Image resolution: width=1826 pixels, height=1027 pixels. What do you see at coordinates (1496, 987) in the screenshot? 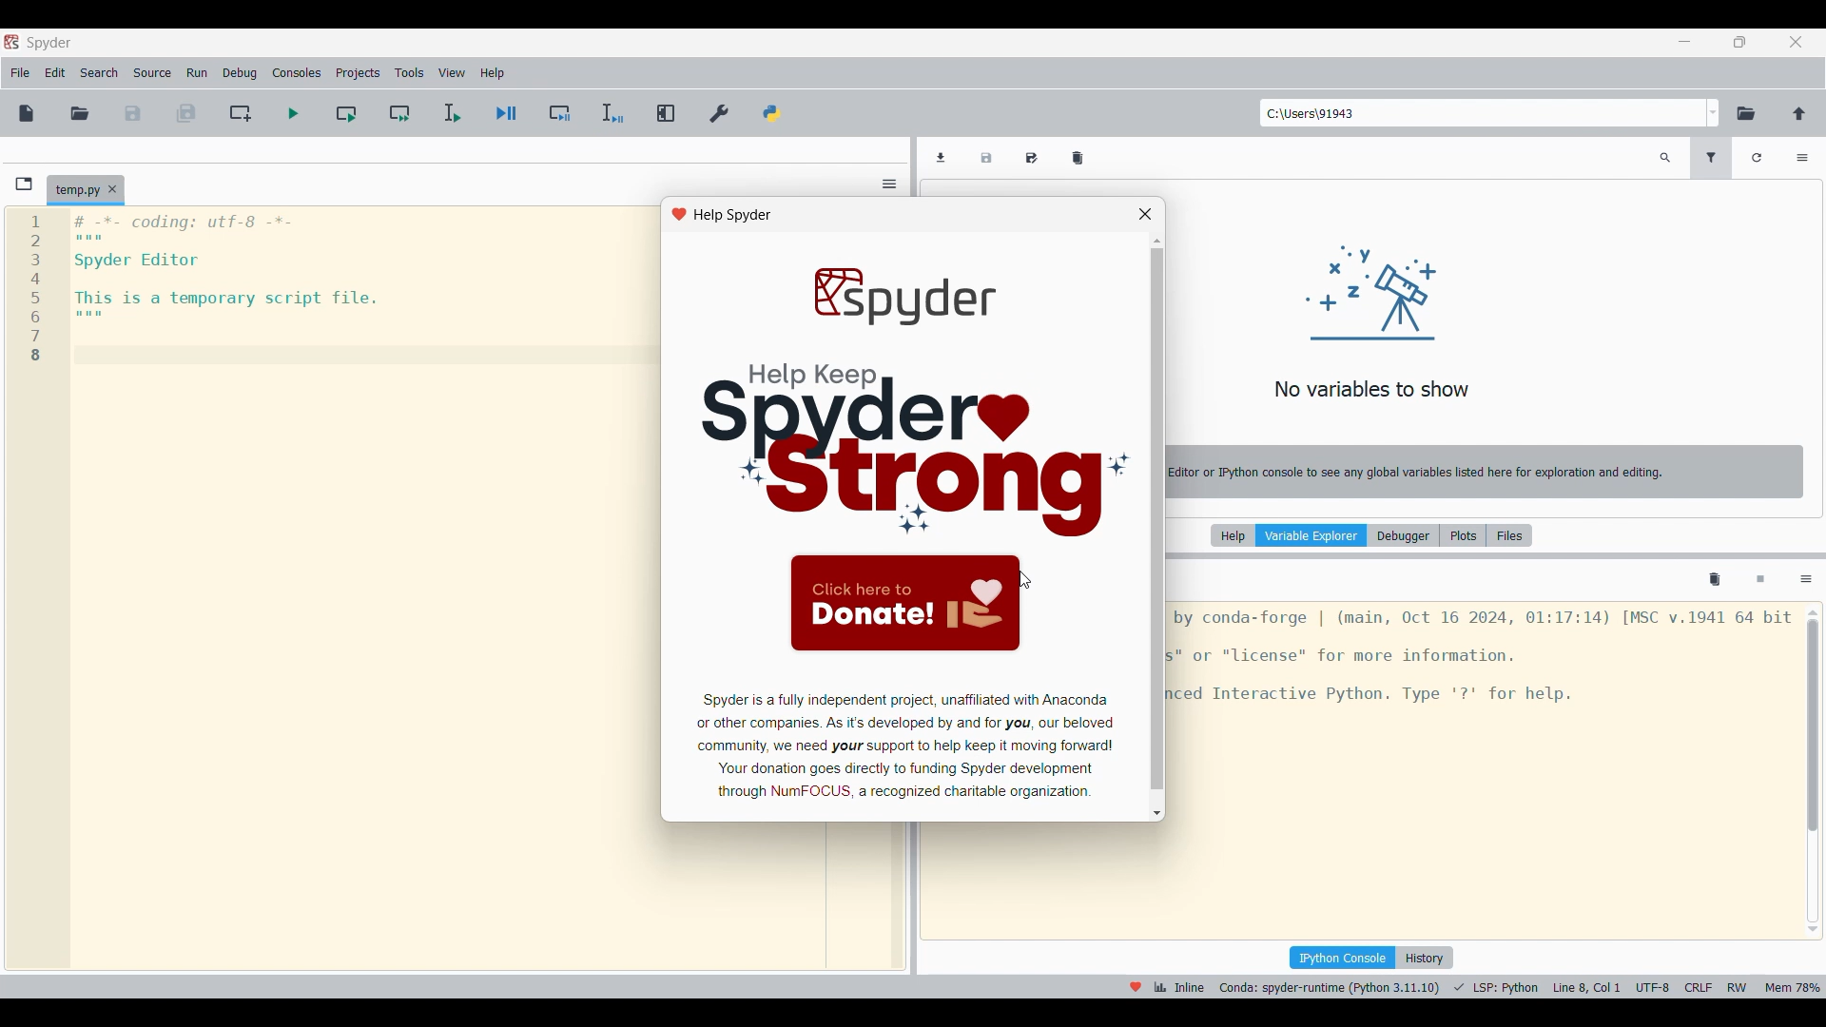
I see `programming language` at bounding box center [1496, 987].